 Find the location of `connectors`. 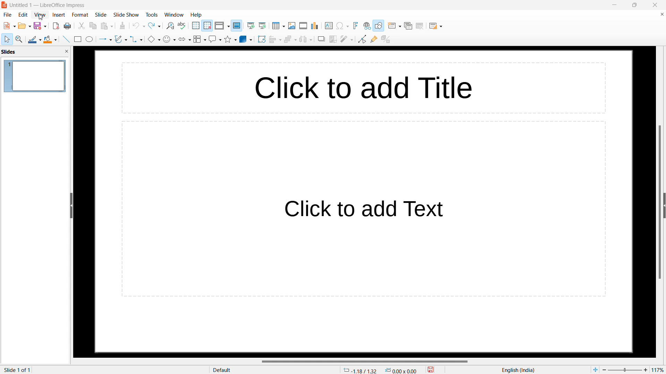

connectors is located at coordinates (137, 39).